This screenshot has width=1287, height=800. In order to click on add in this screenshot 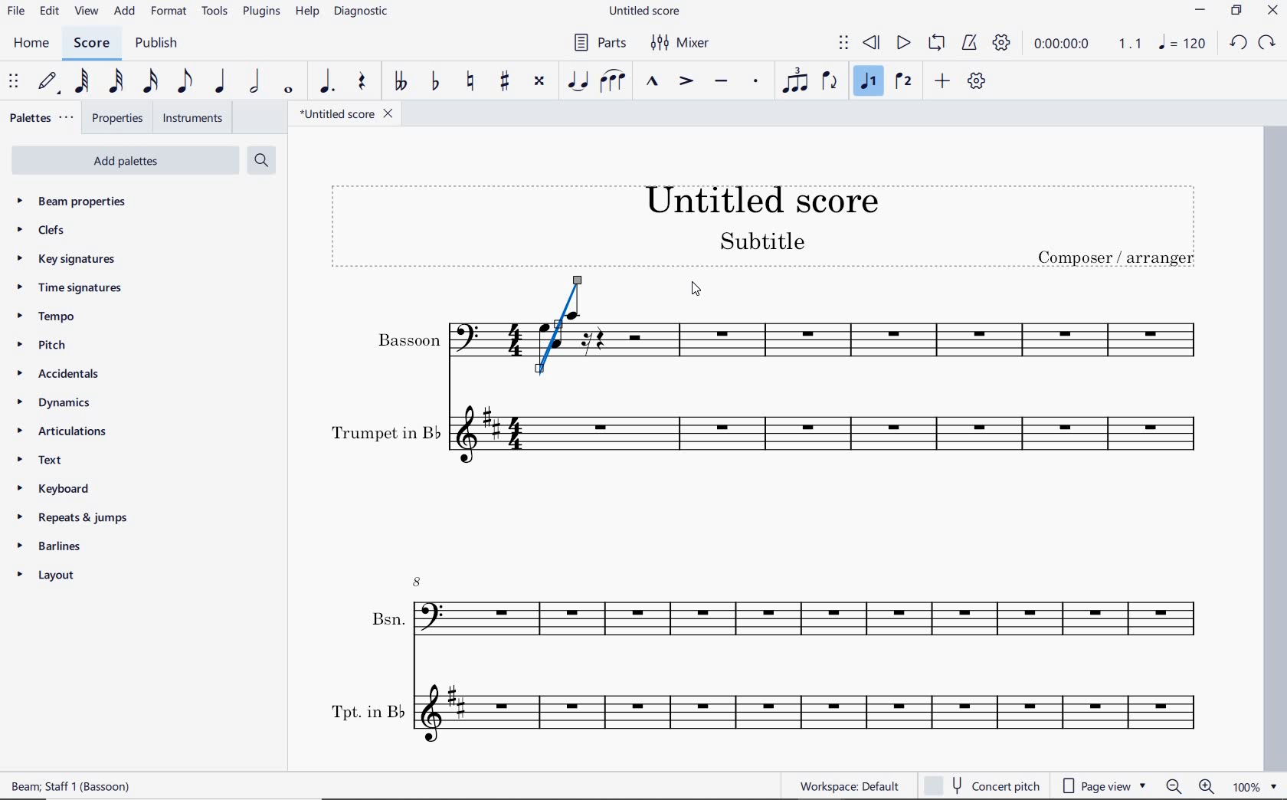, I will do `click(124, 11)`.